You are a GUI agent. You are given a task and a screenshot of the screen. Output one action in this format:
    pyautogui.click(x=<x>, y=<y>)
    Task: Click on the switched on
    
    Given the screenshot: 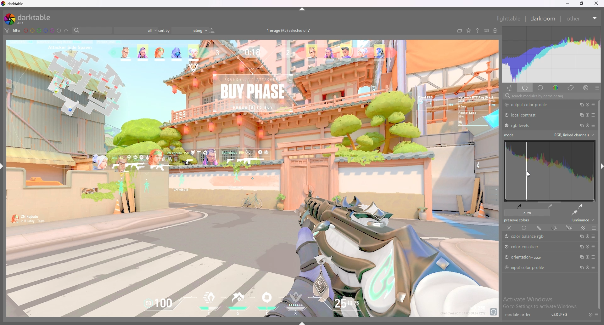 What is the action you would take?
    pyautogui.click(x=506, y=115)
    